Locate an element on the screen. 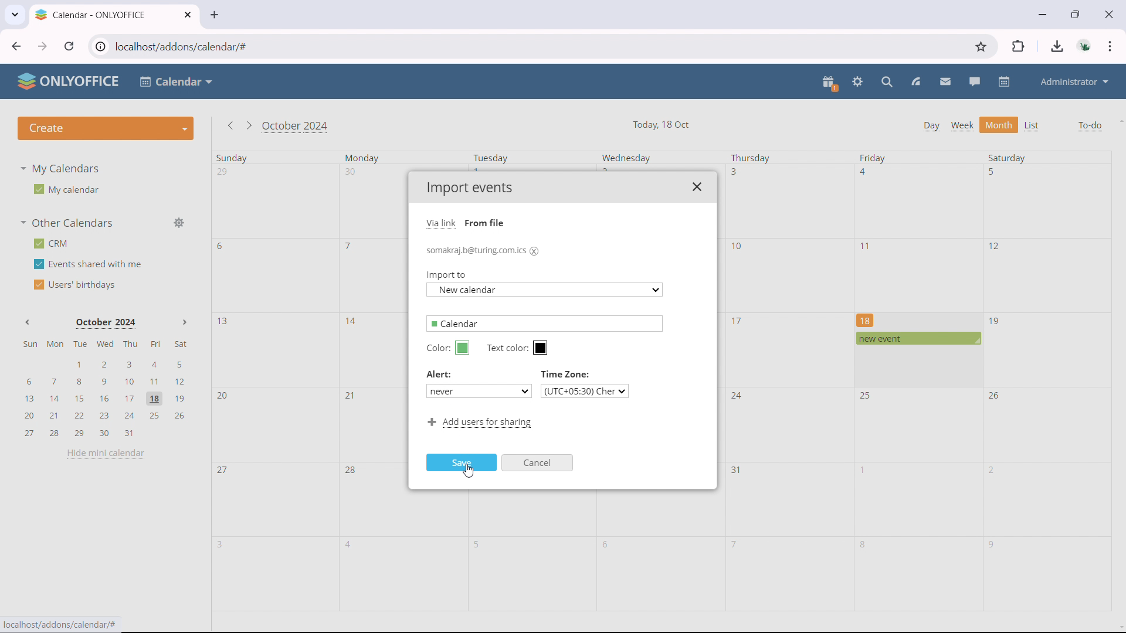 The image size is (1126, 633). Calendar is located at coordinates (177, 81).